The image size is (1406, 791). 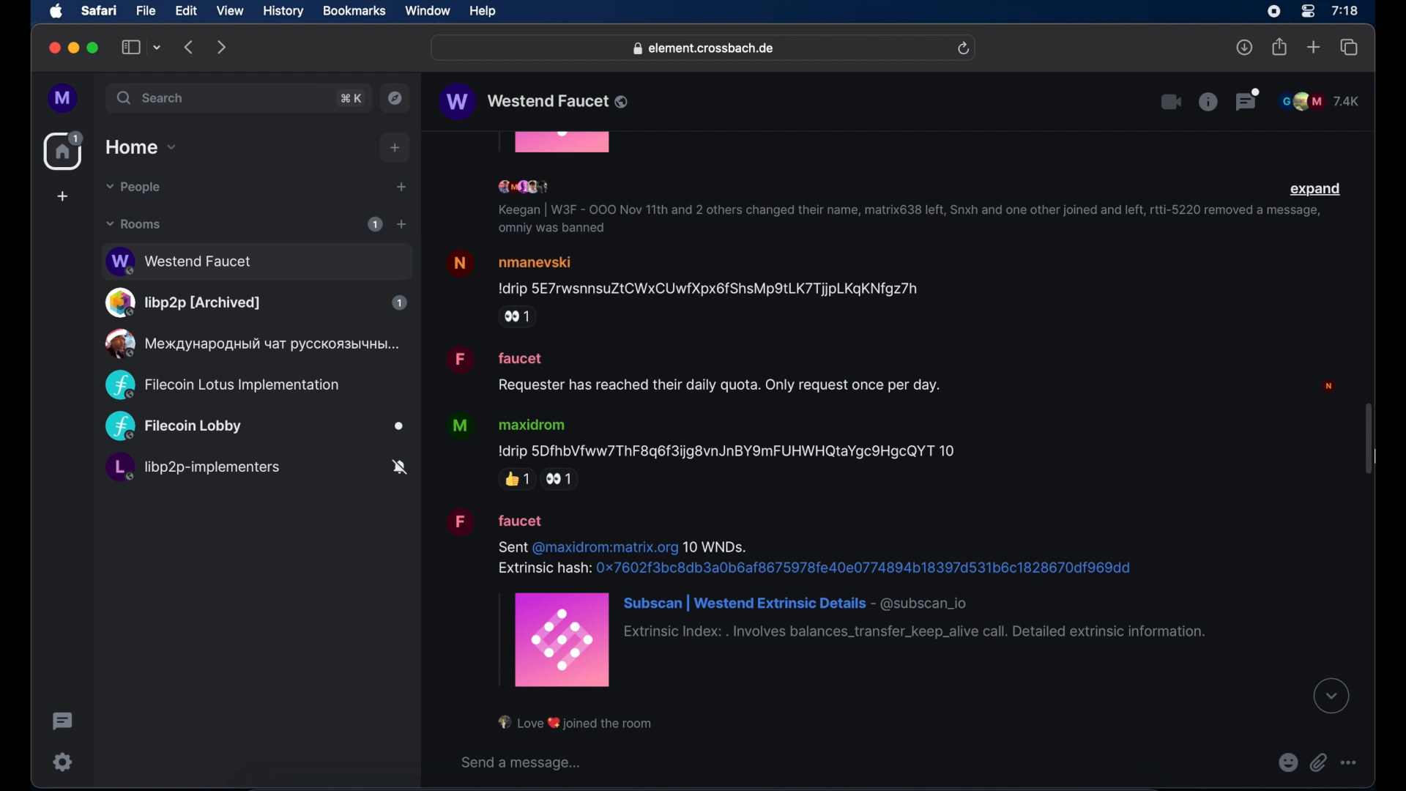 What do you see at coordinates (1208, 101) in the screenshot?
I see `room info` at bounding box center [1208, 101].